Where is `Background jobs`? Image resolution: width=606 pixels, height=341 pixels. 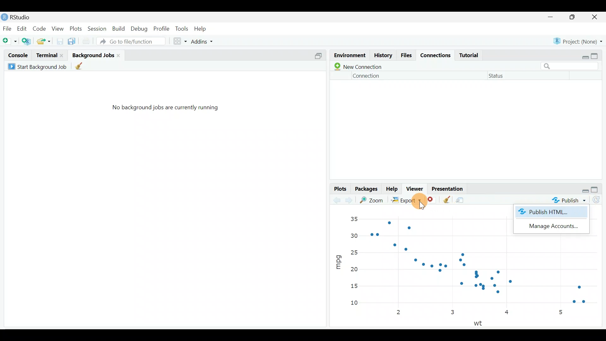
Background jobs is located at coordinates (93, 53).